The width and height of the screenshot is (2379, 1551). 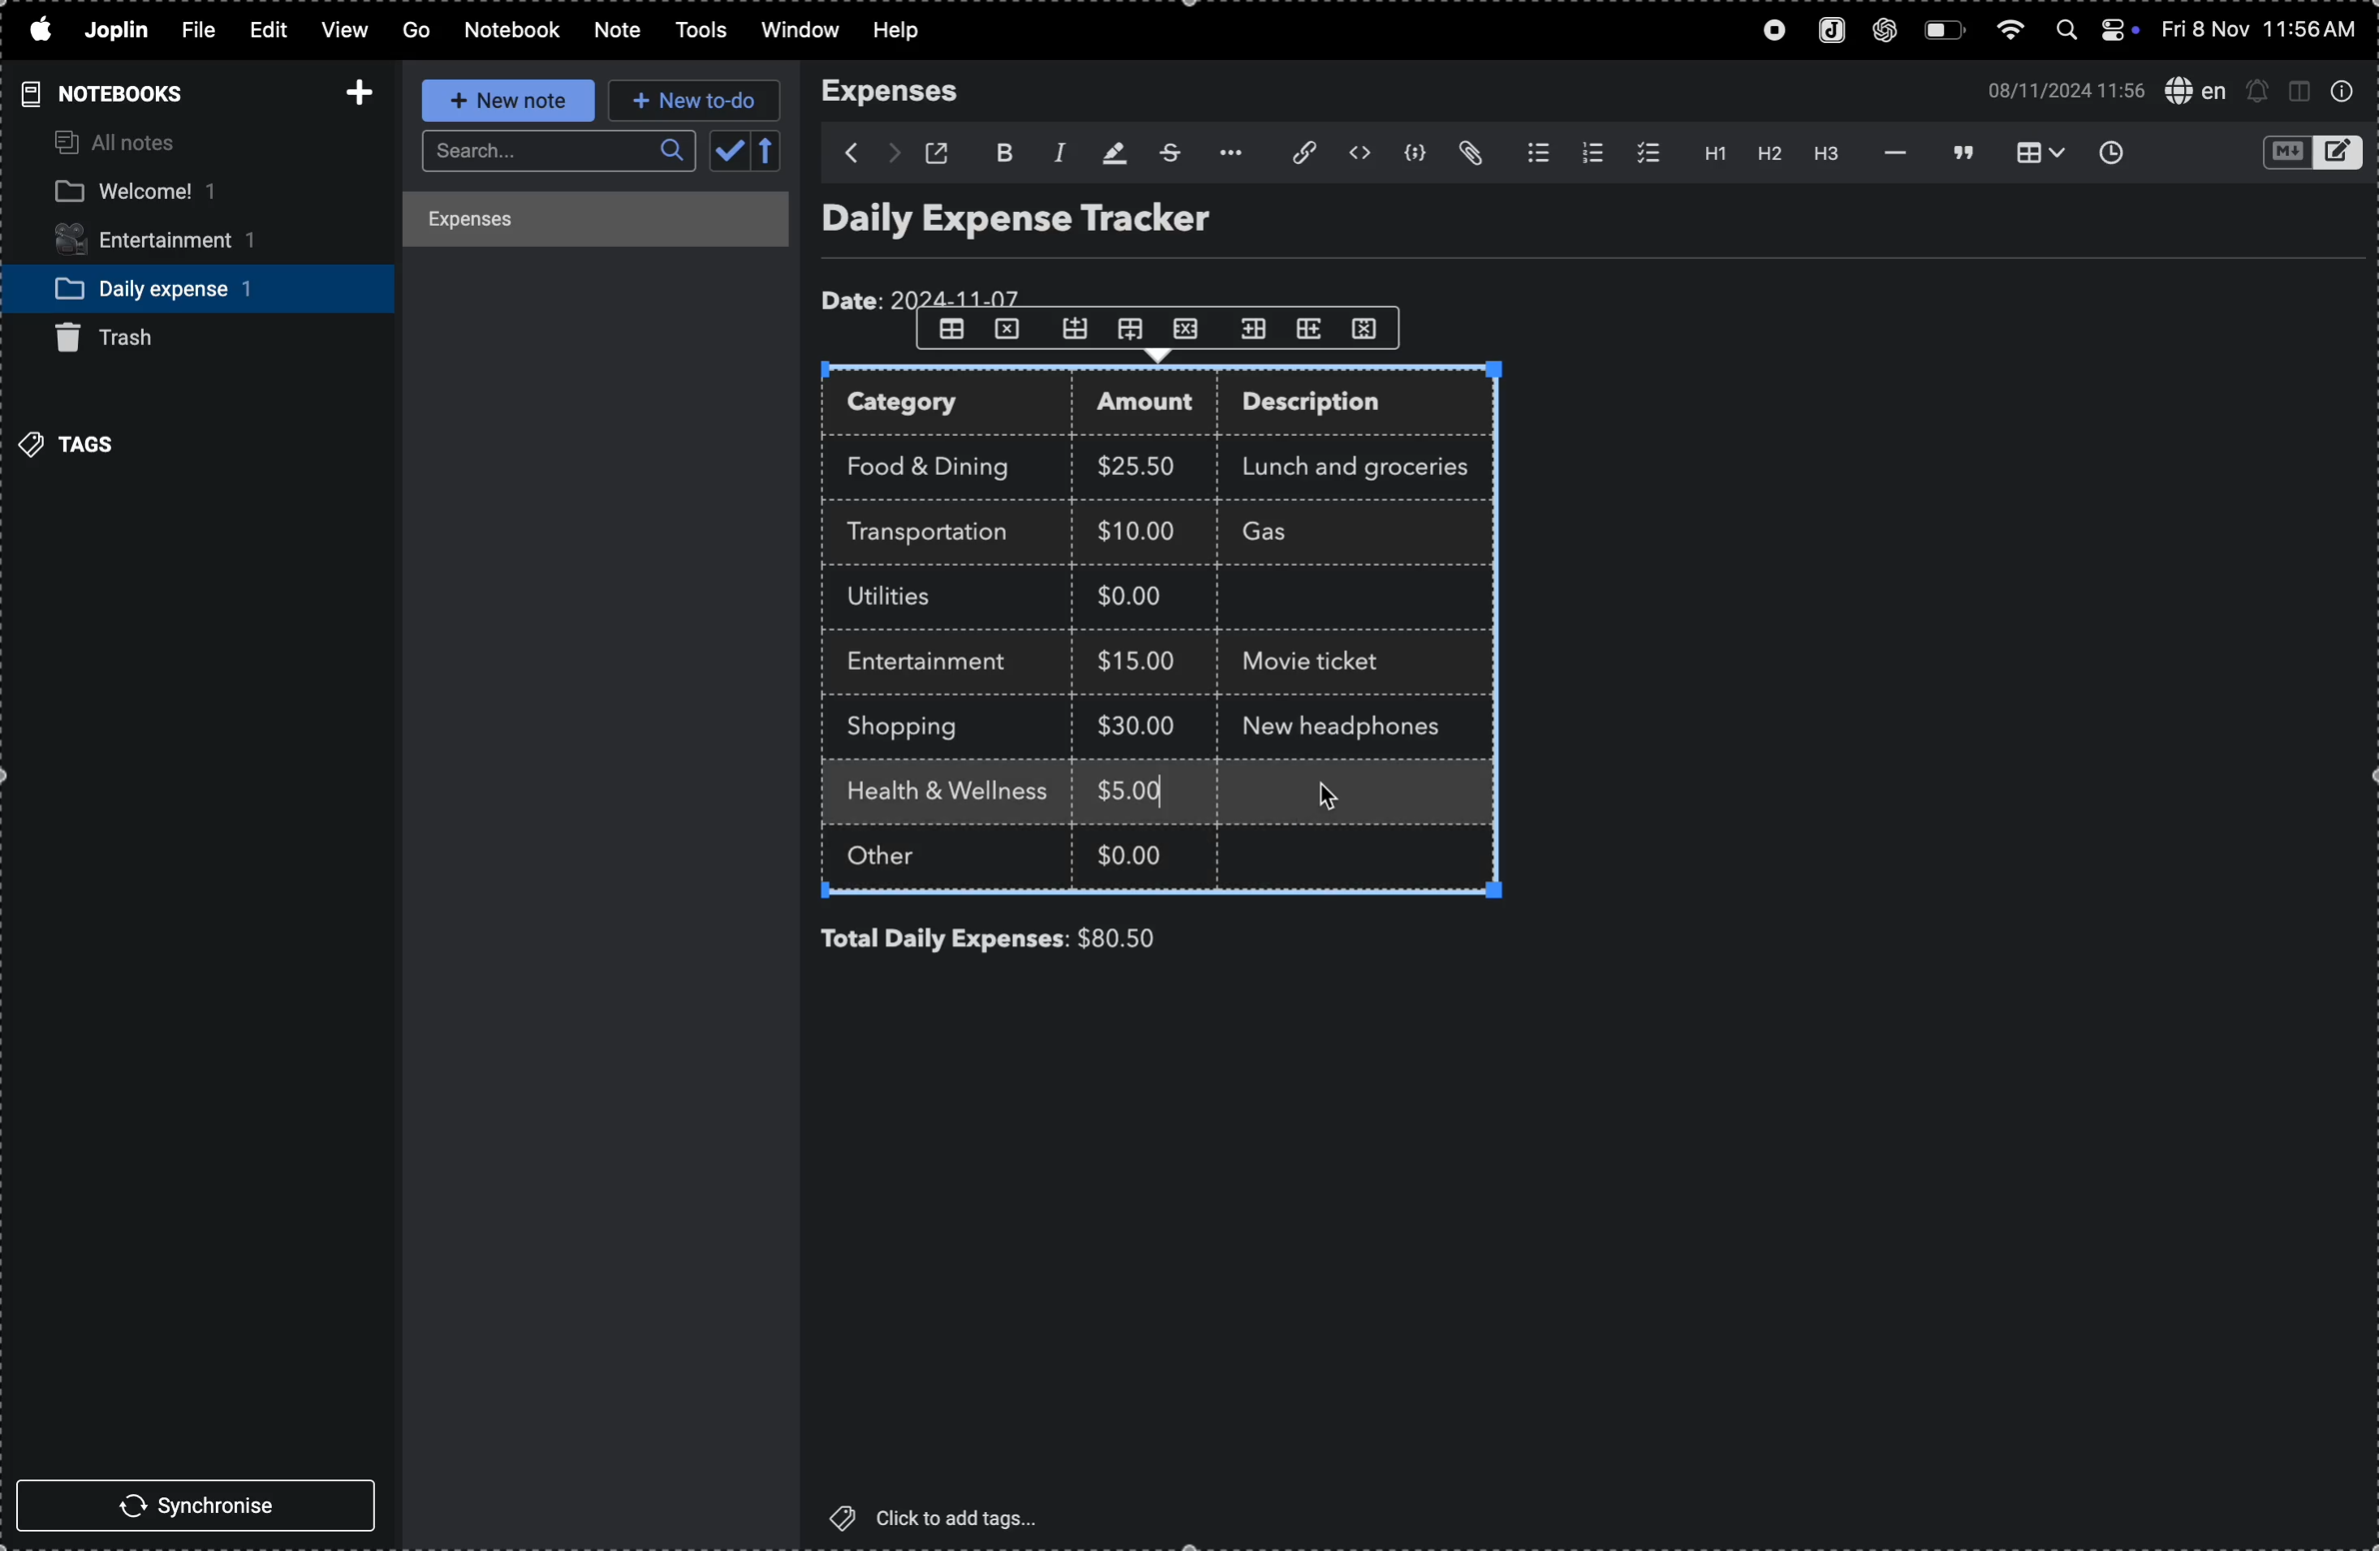 What do you see at coordinates (1143, 467) in the screenshot?
I see `$25.00` at bounding box center [1143, 467].